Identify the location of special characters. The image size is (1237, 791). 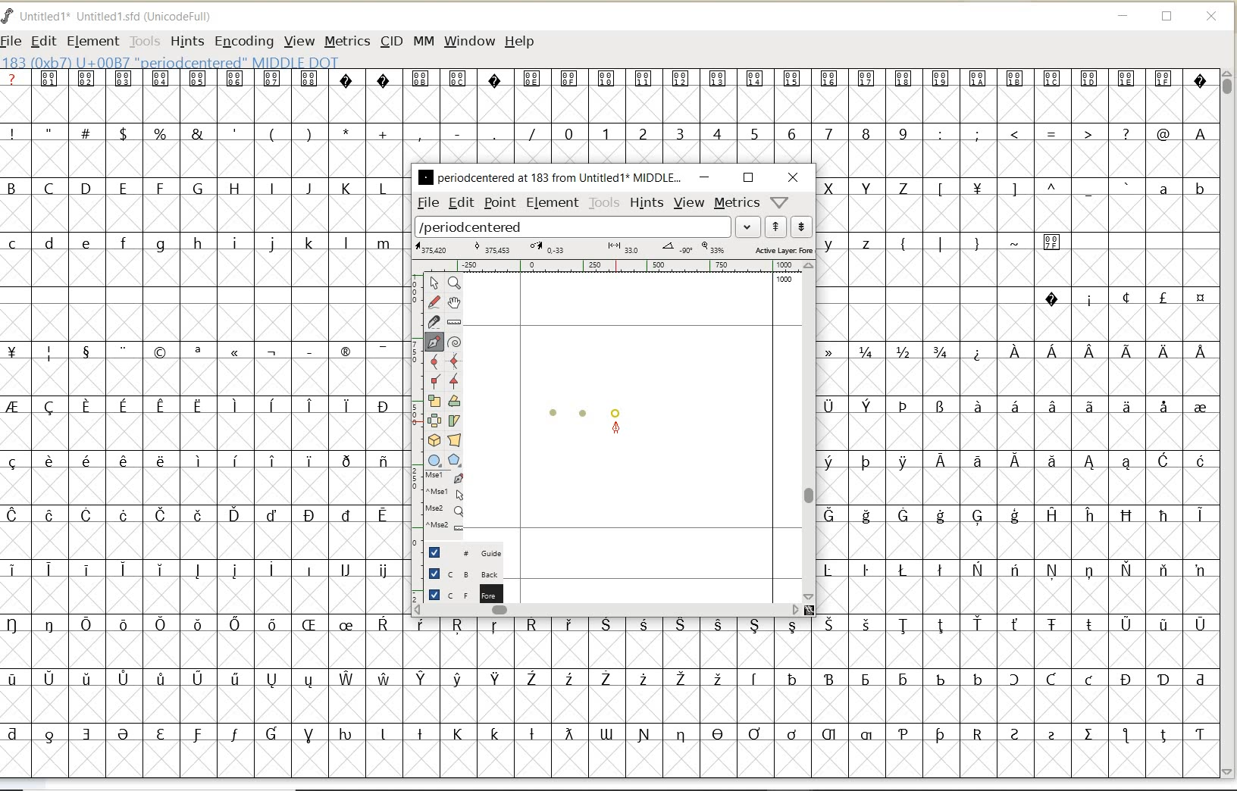
(271, 133).